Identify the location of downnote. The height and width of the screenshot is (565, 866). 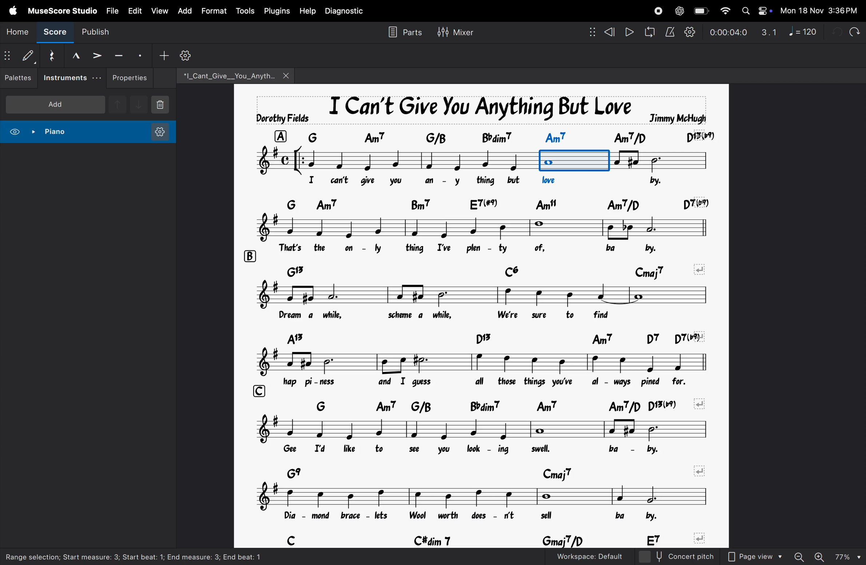
(138, 103).